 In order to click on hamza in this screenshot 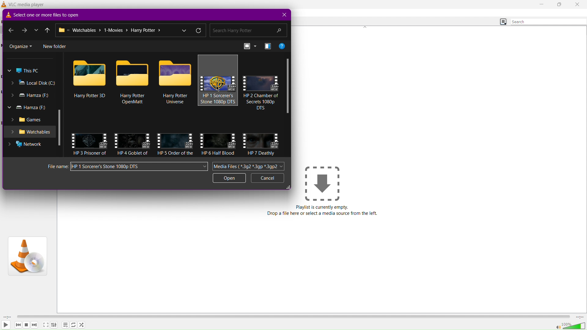, I will do `click(30, 95)`.